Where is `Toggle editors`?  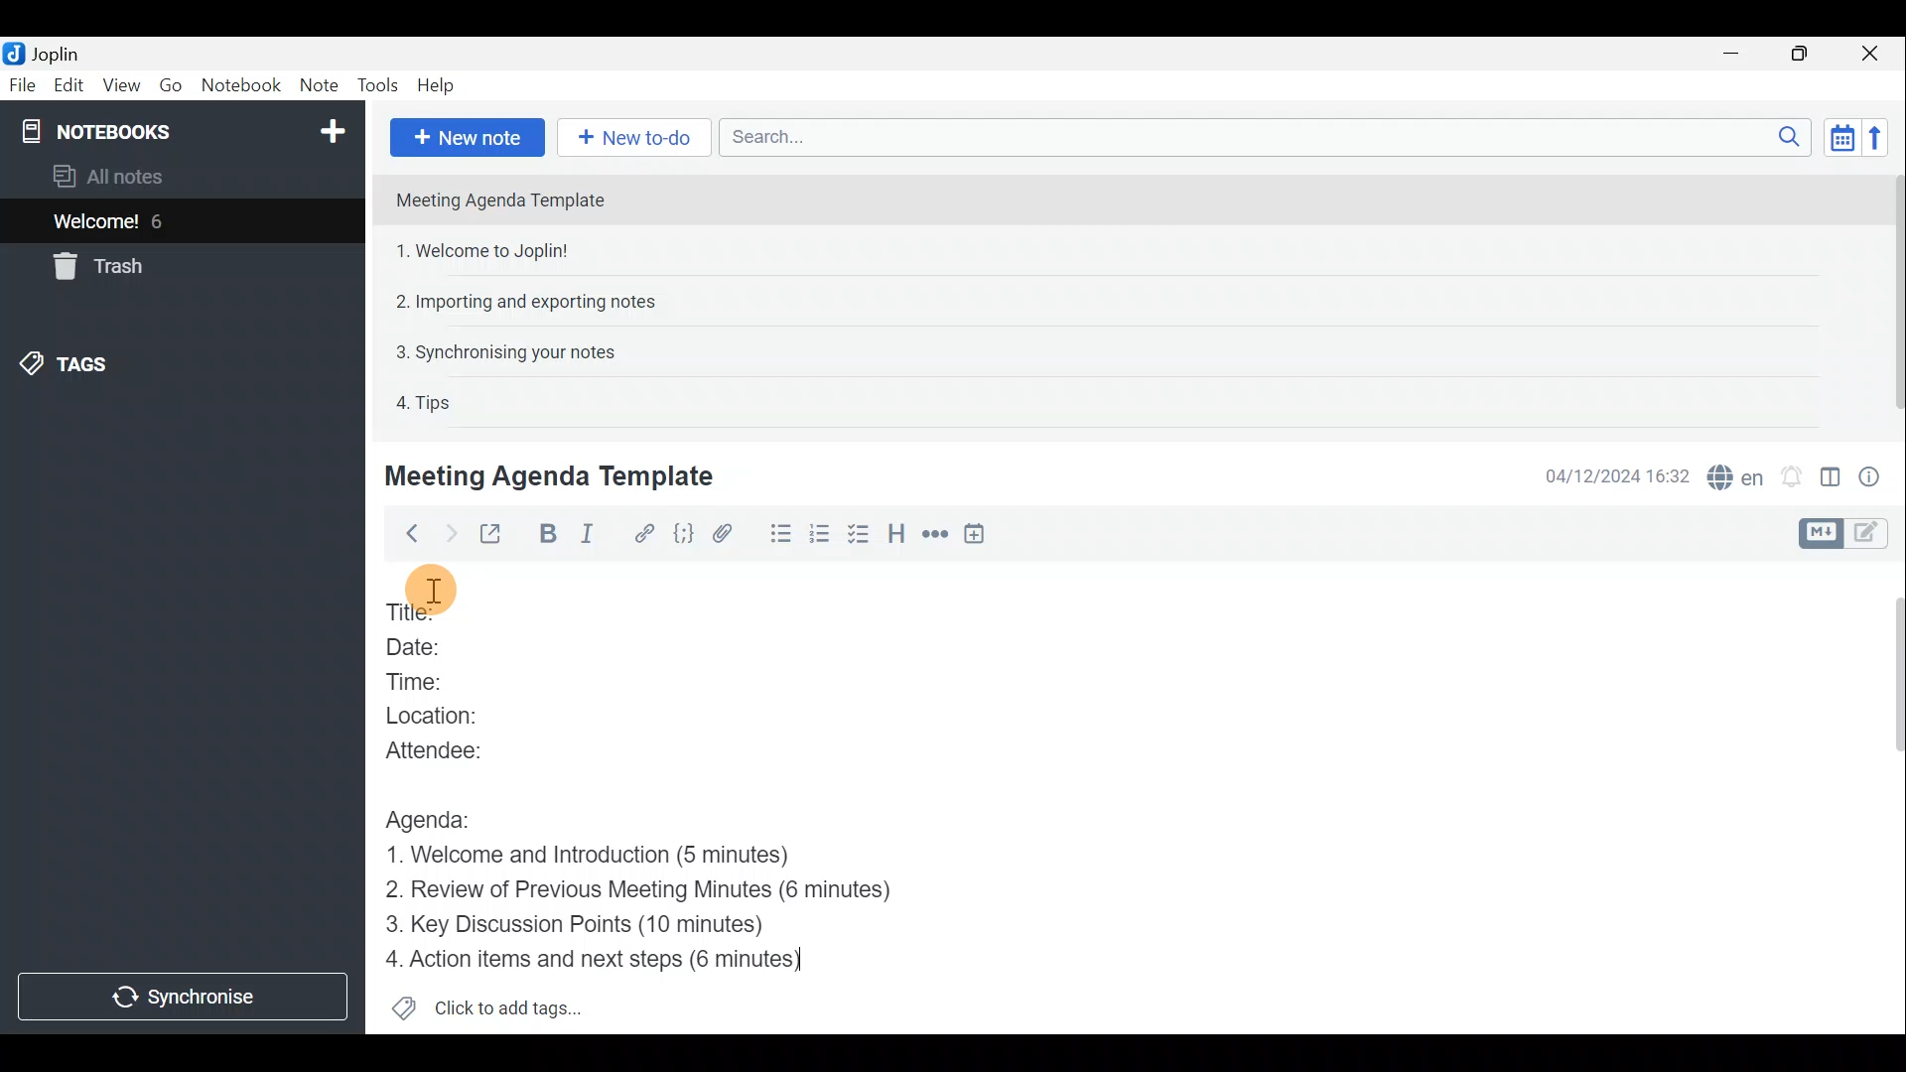 Toggle editors is located at coordinates (1871, 535).